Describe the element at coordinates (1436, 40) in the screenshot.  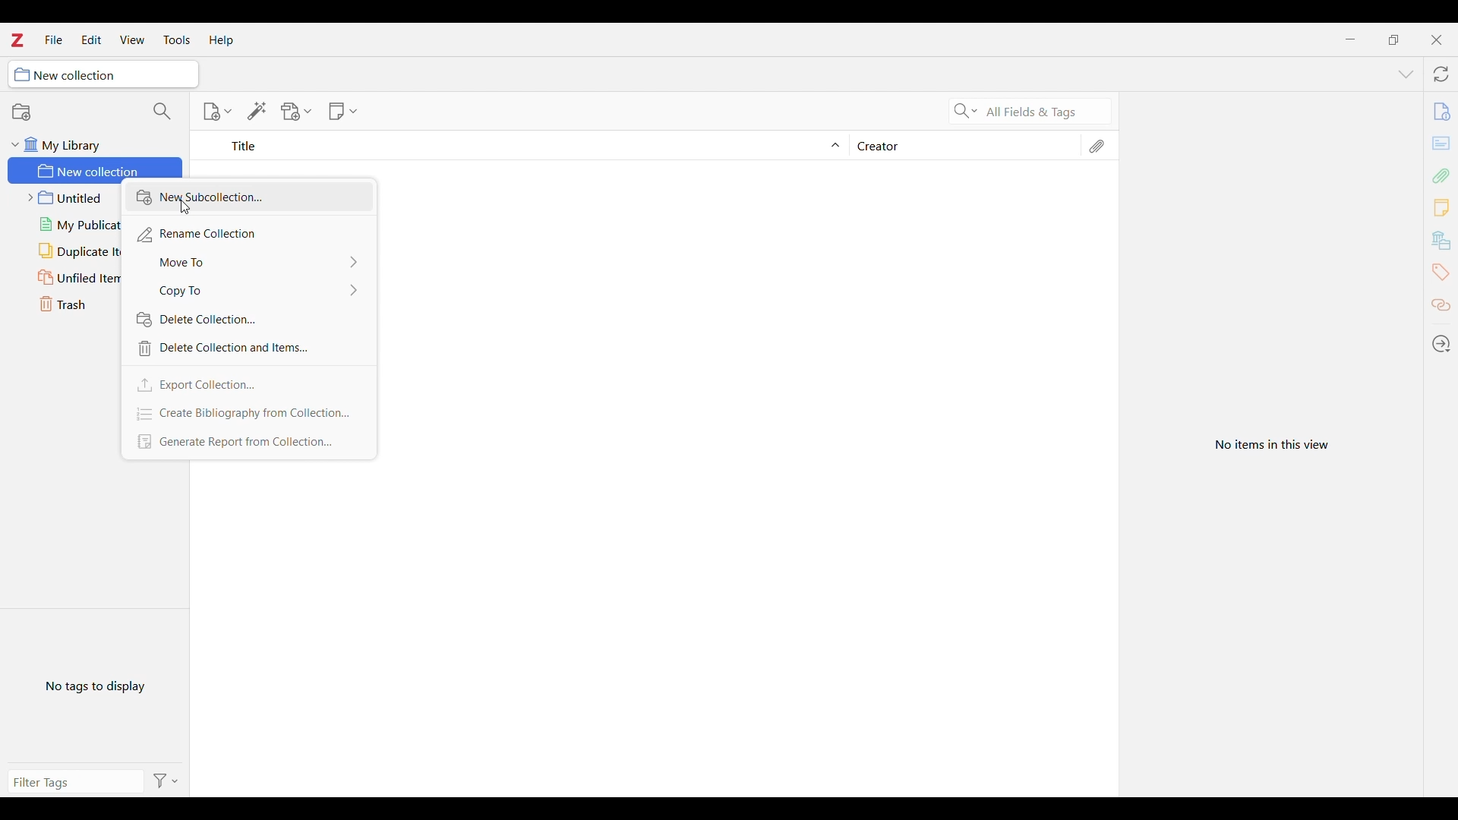
I see `Close interface` at that location.